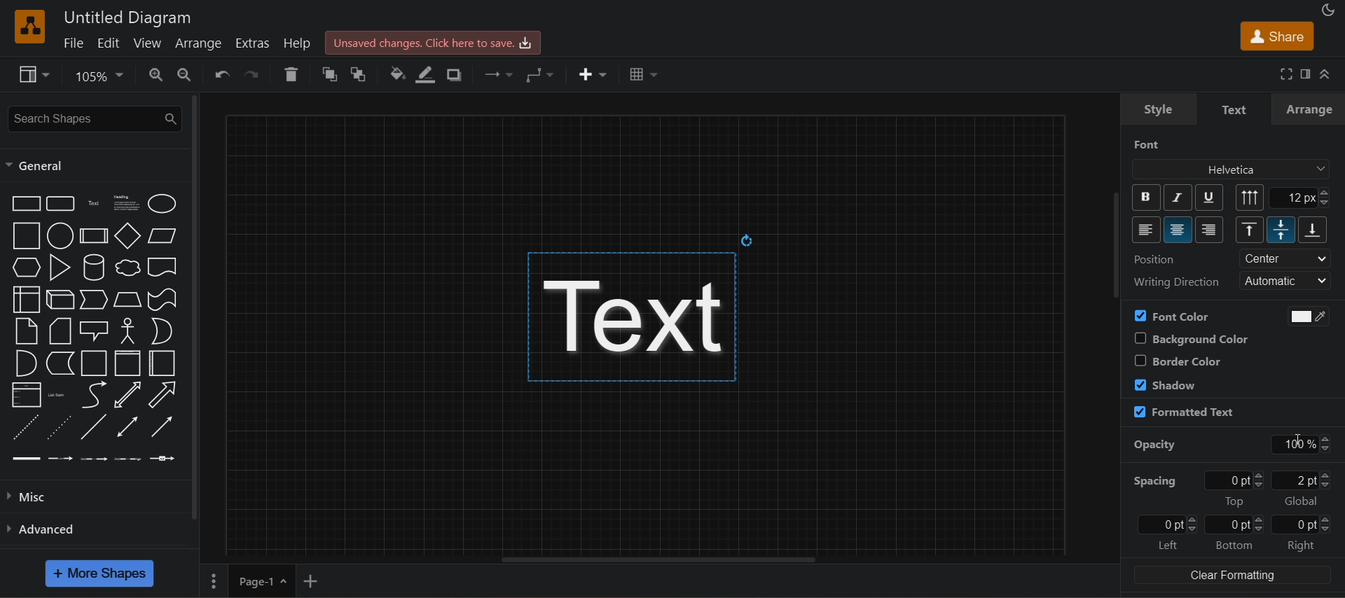  I want to click on container, so click(95, 363).